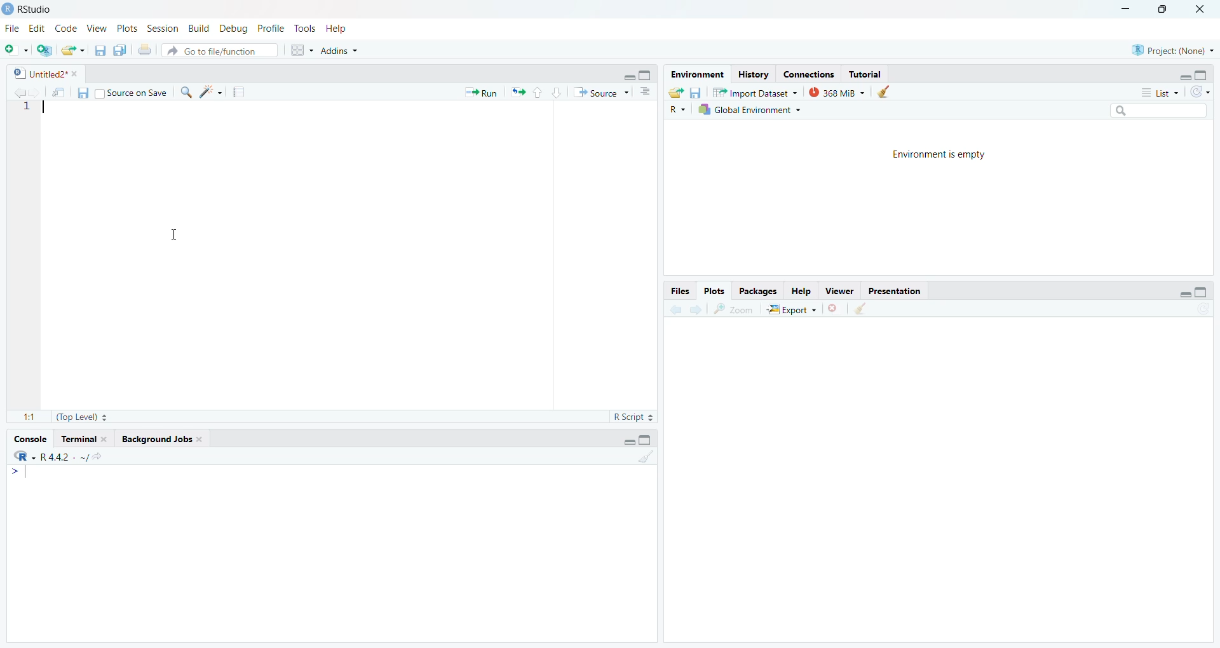  What do you see at coordinates (1184, 294) in the screenshot?
I see `minimise` at bounding box center [1184, 294].